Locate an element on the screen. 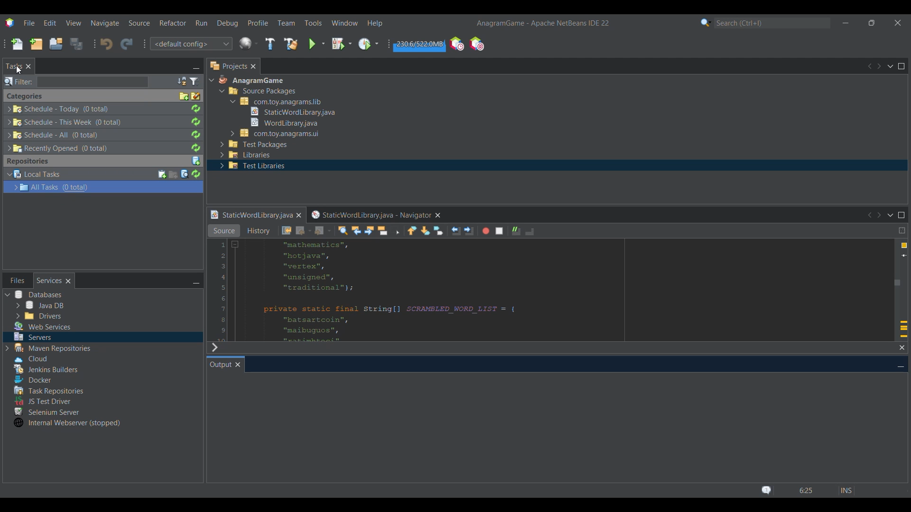  Current tab is located at coordinates (220, 364).